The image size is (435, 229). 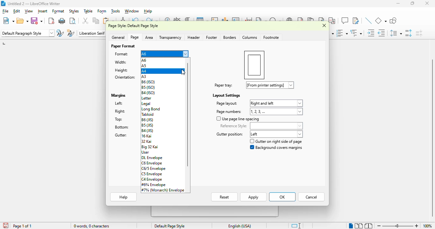 What do you see at coordinates (151, 109) in the screenshot?
I see `long bond` at bounding box center [151, 109].